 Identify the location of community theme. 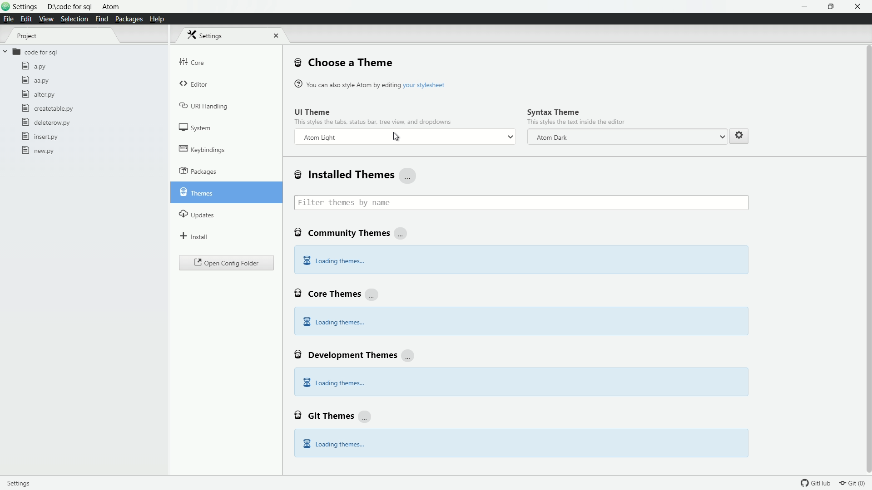
(352, 234).